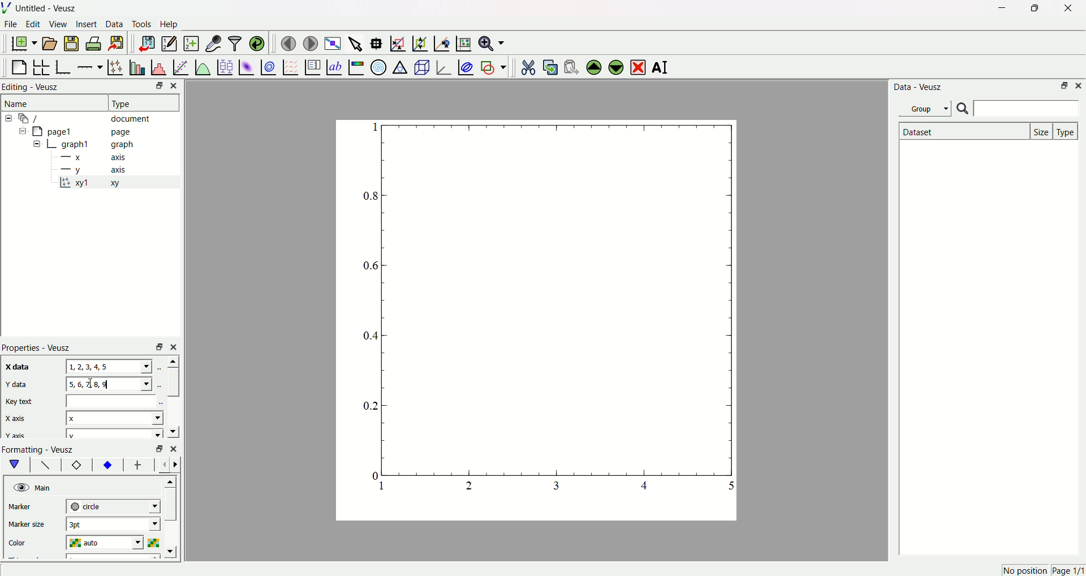 The image size is (1086, 576). What do you see at coordinates (443, 67) in the screenshot?
I see `3d graphs` at bounding box center [443, 67].